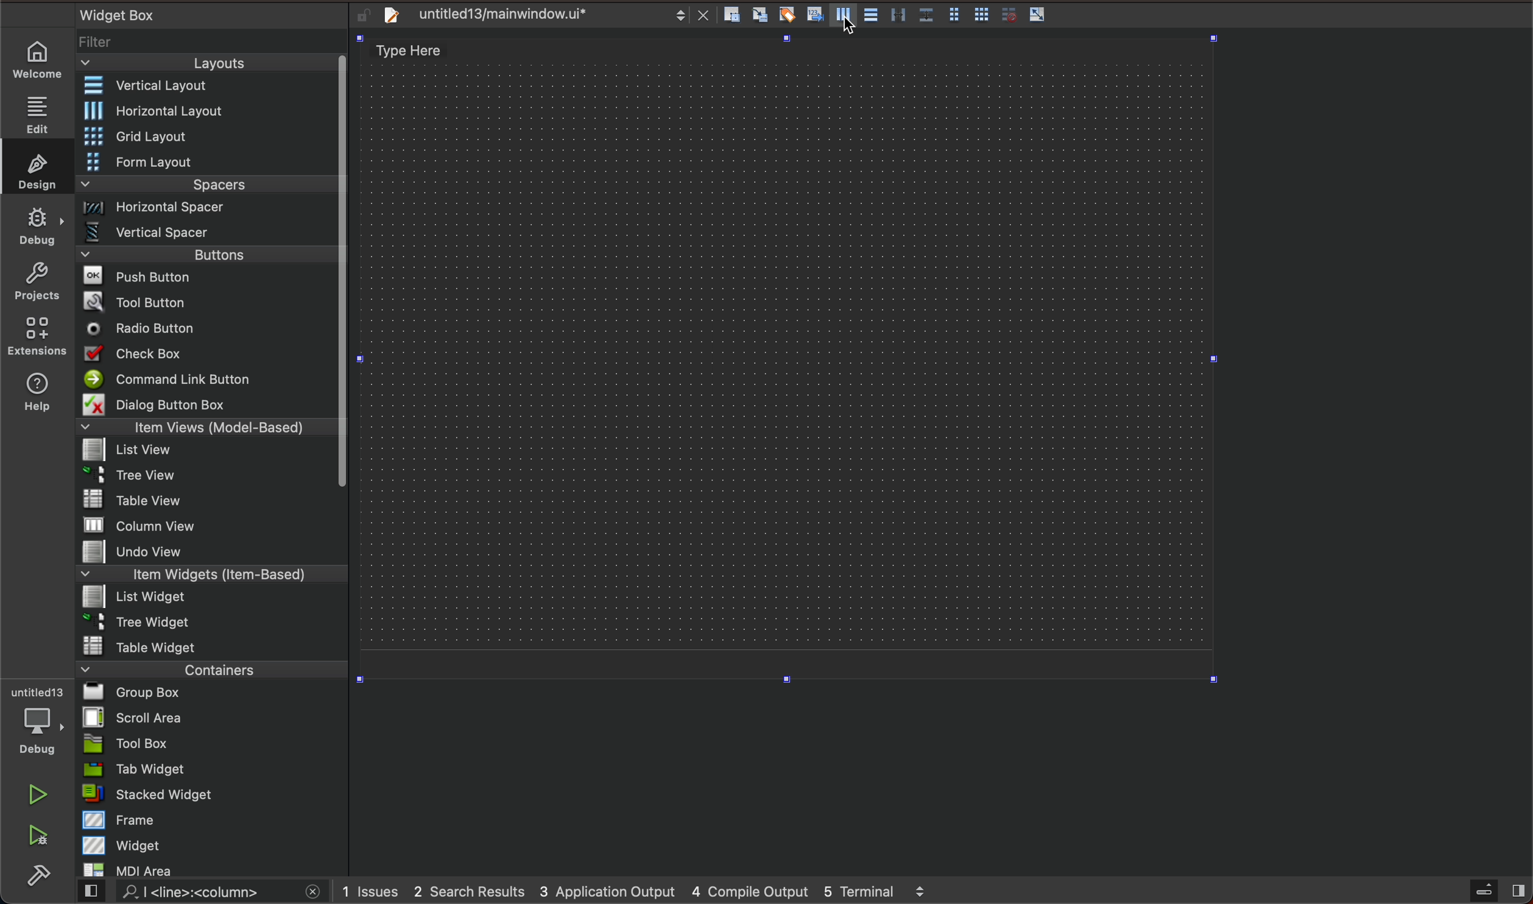  Describe the element at coordinates (648, 891) in the screenshot. I see `logs` at that location.